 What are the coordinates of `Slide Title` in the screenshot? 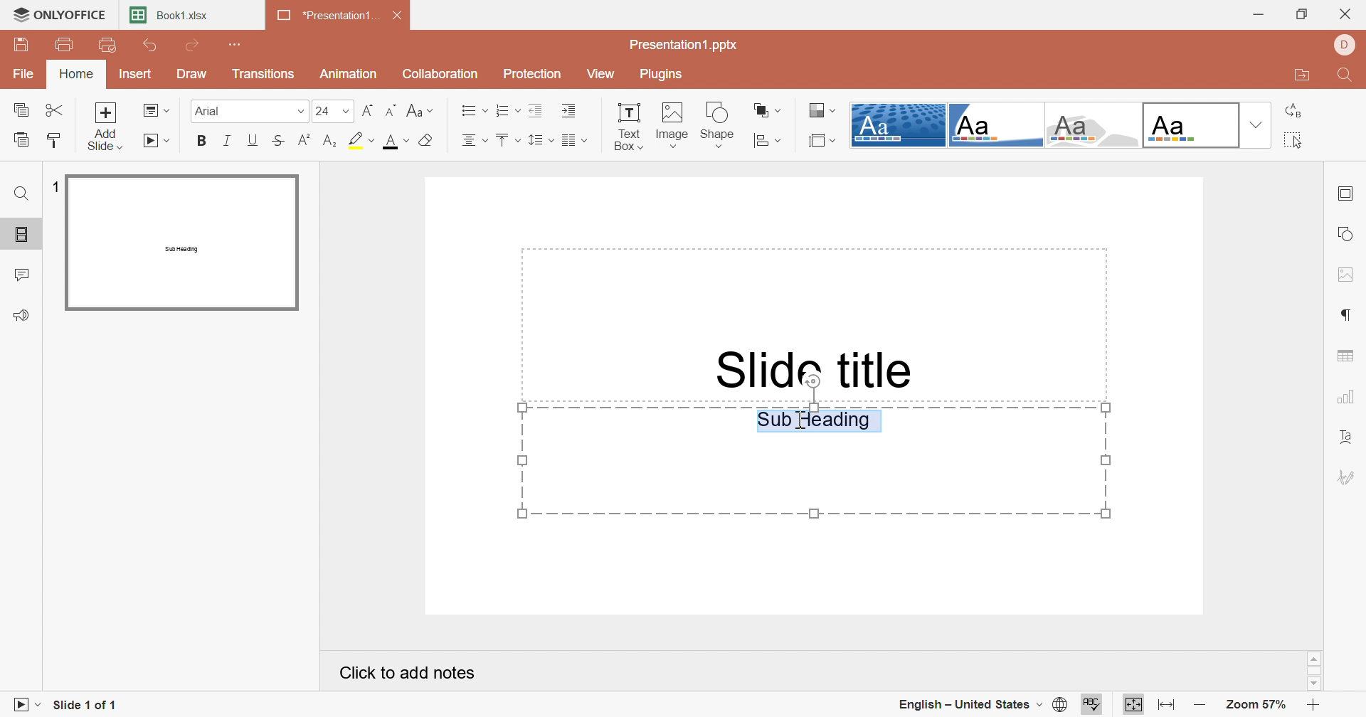 It's located at (806, 367).